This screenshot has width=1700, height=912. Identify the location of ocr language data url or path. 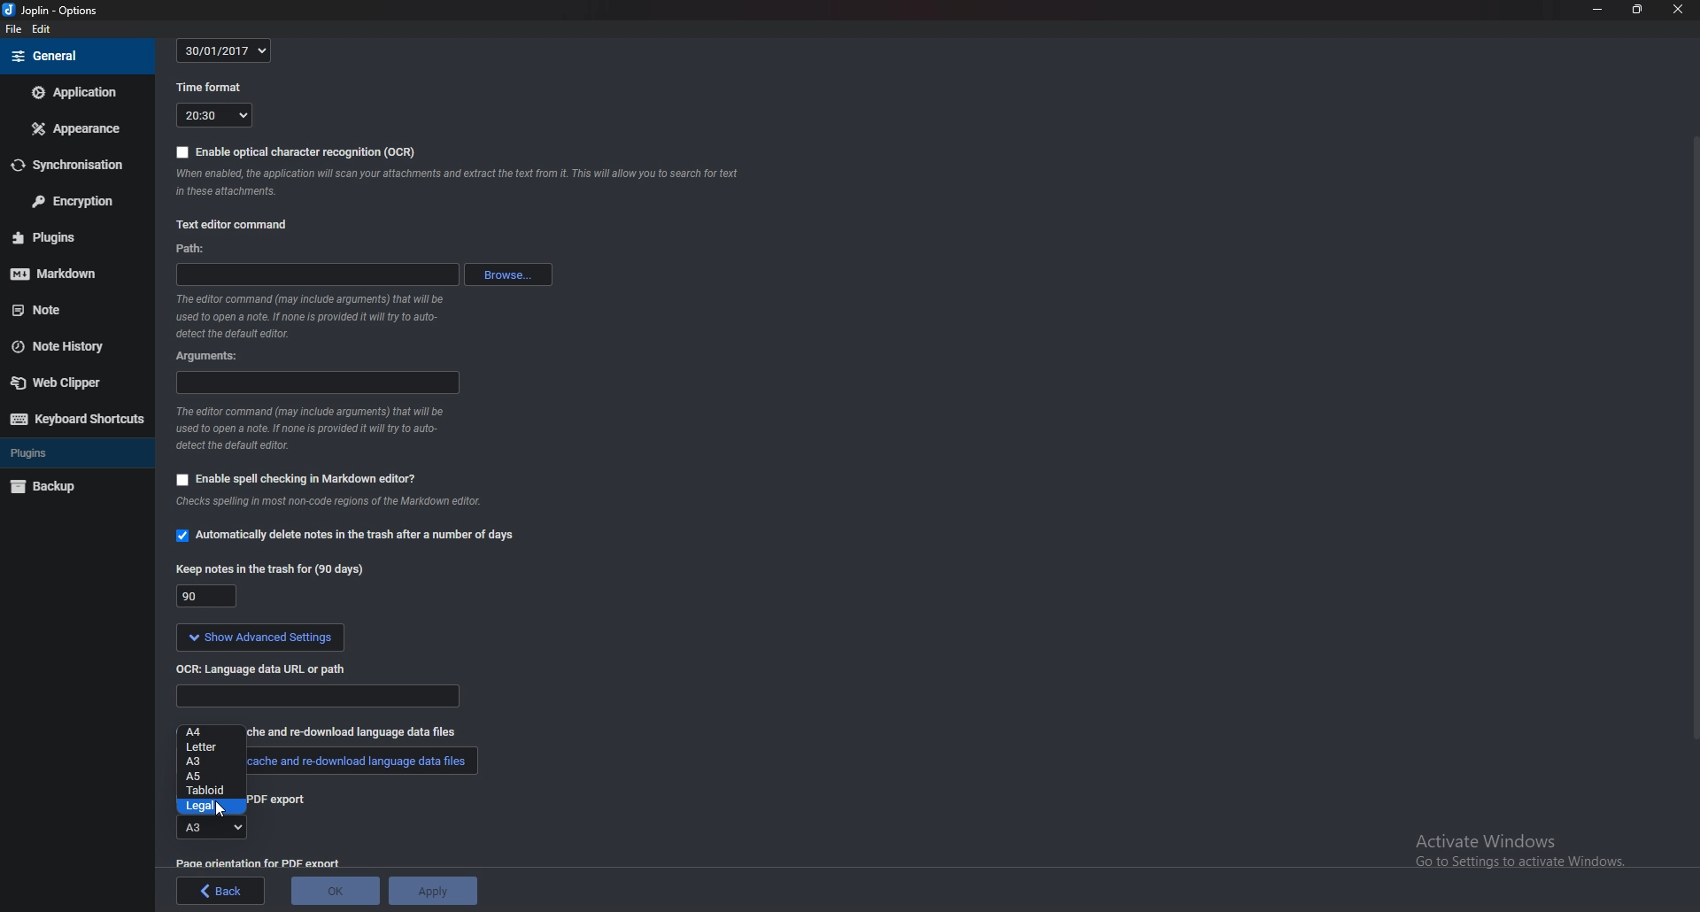
(261, 669).